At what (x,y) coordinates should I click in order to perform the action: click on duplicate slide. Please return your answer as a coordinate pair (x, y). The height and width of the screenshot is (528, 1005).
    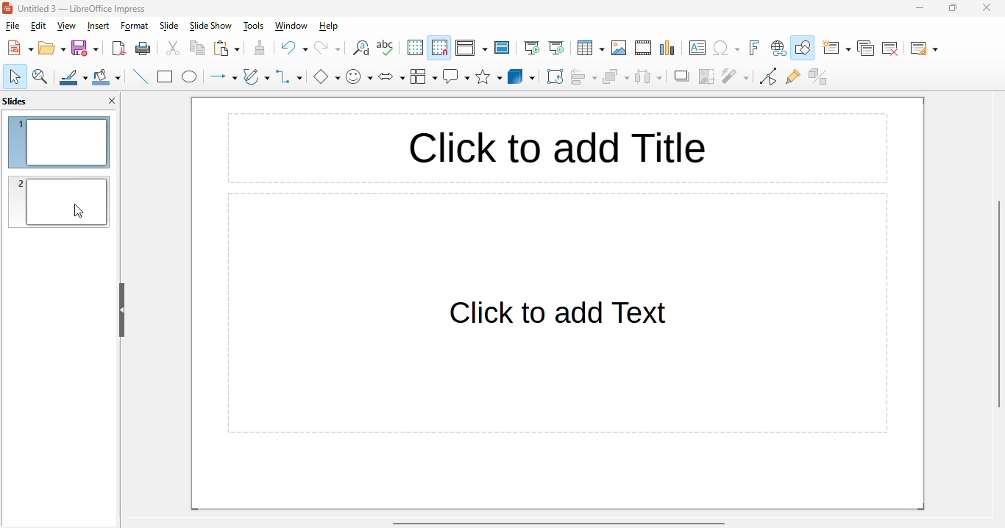
    Looking at the image, I should click on (865, 49).